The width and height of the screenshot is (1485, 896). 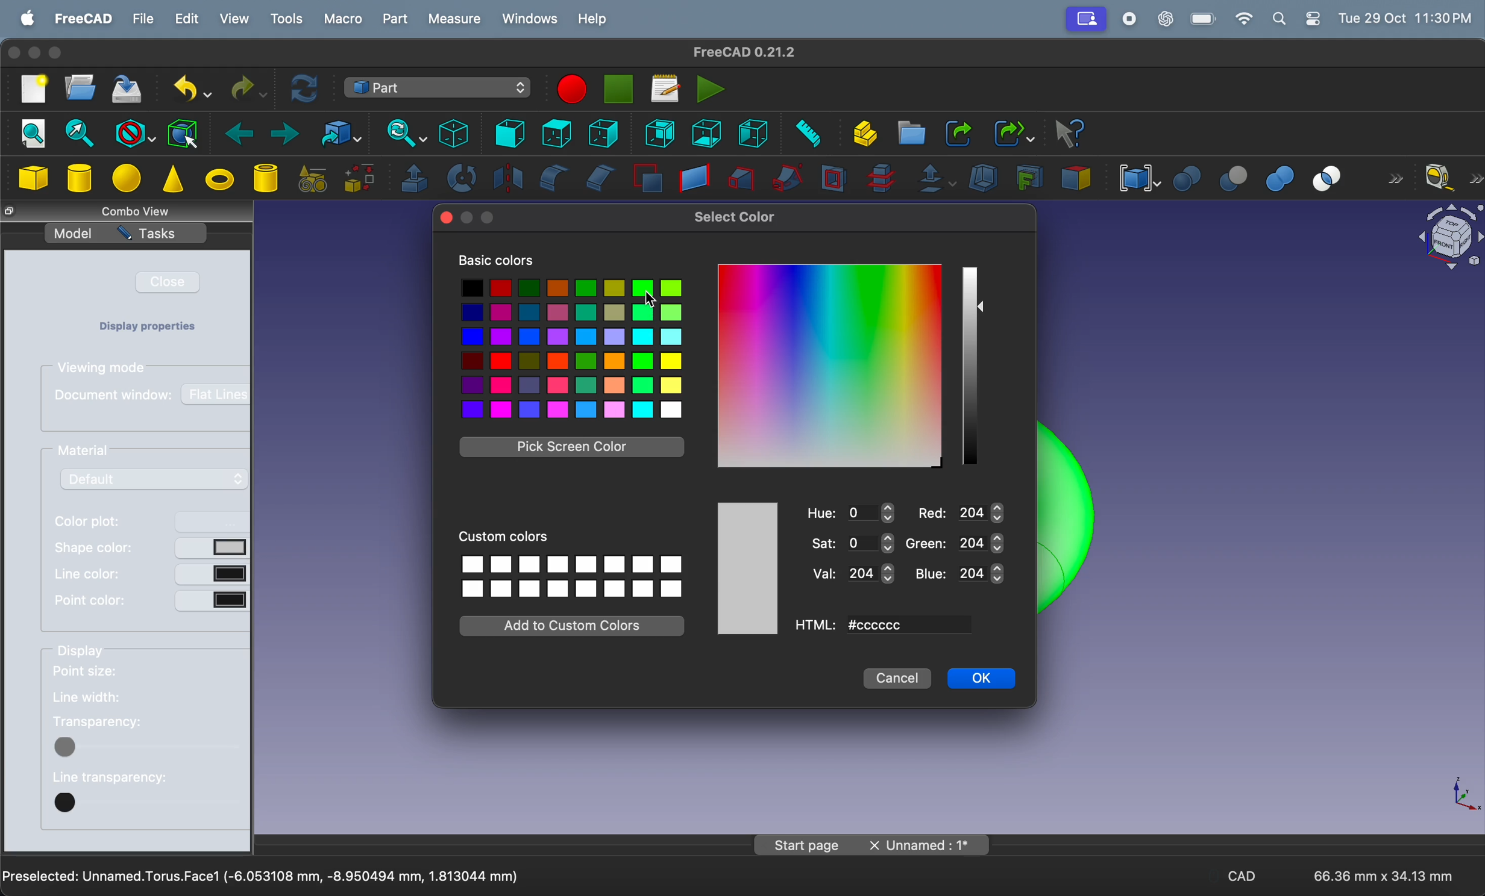 I want to click on color per face, so click(x=1075, y=177).